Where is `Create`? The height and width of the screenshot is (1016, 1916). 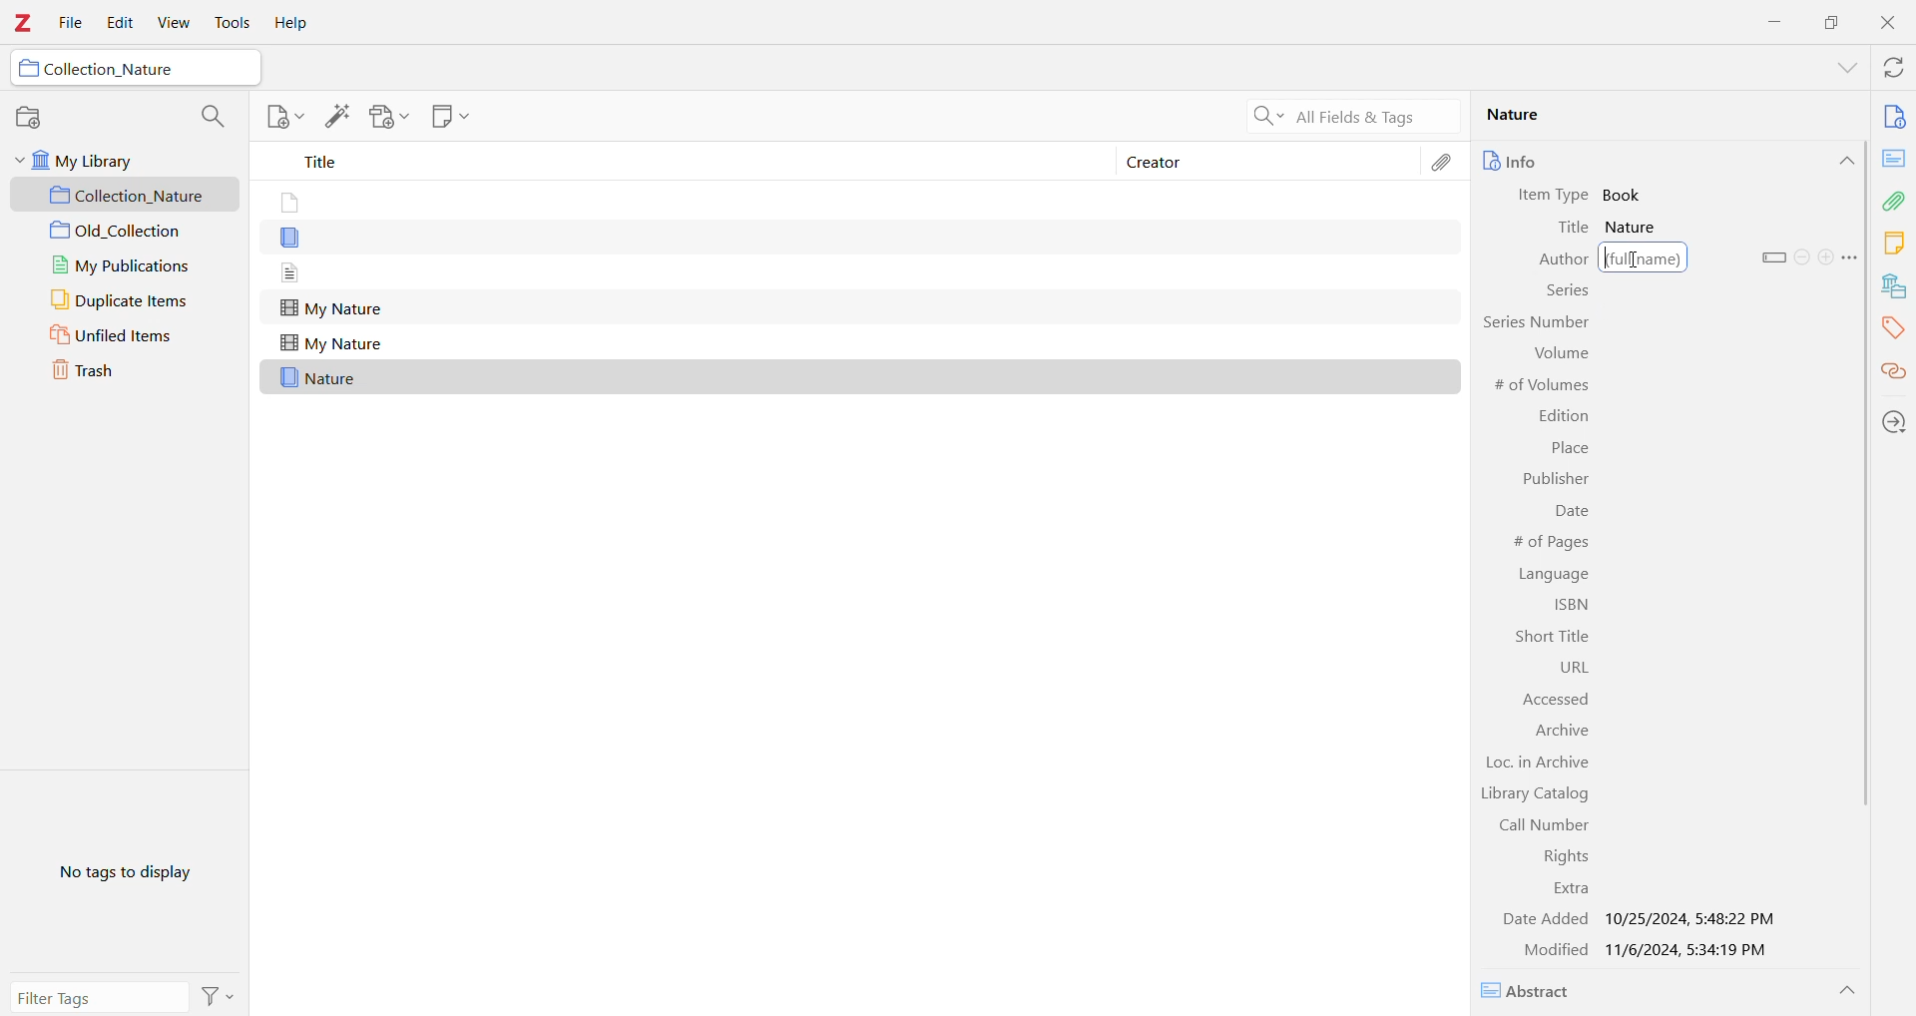 Create is located at coordinates (1825, 256).